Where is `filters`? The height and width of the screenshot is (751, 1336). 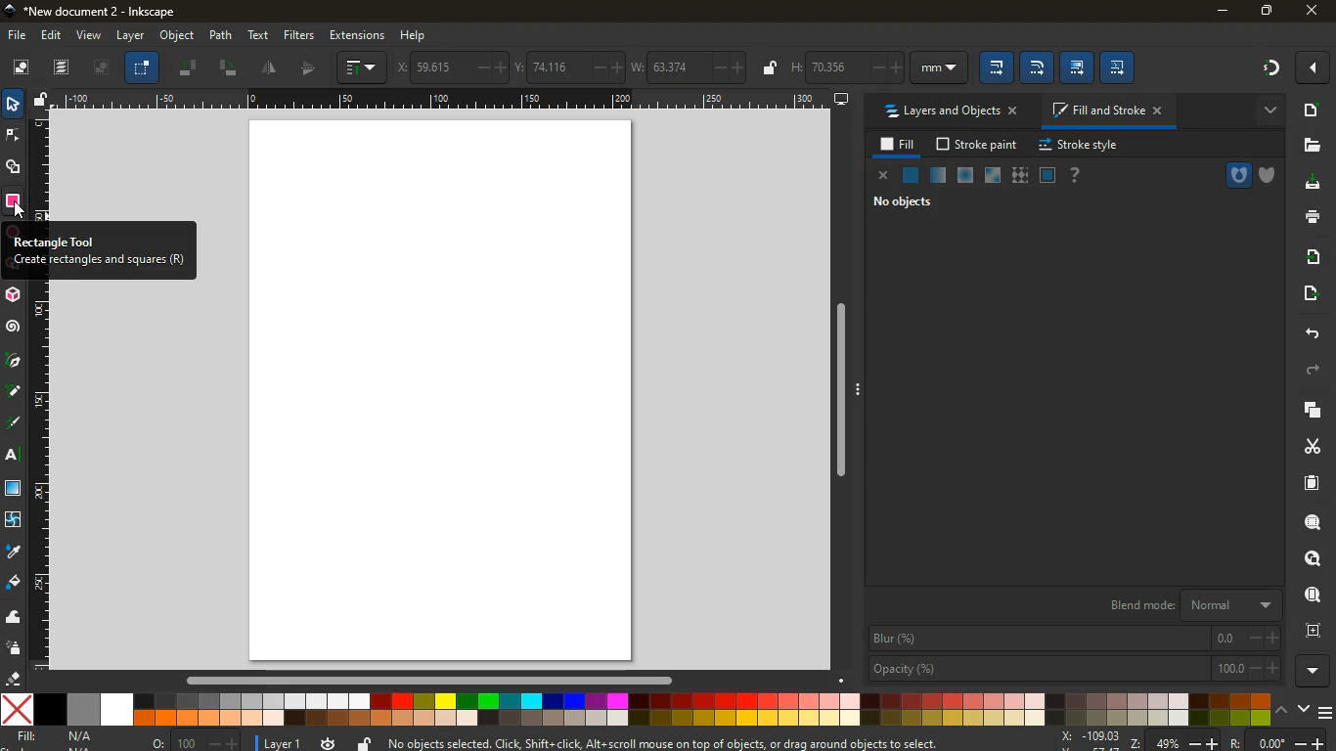
filters is located at coordinates (299, 36).